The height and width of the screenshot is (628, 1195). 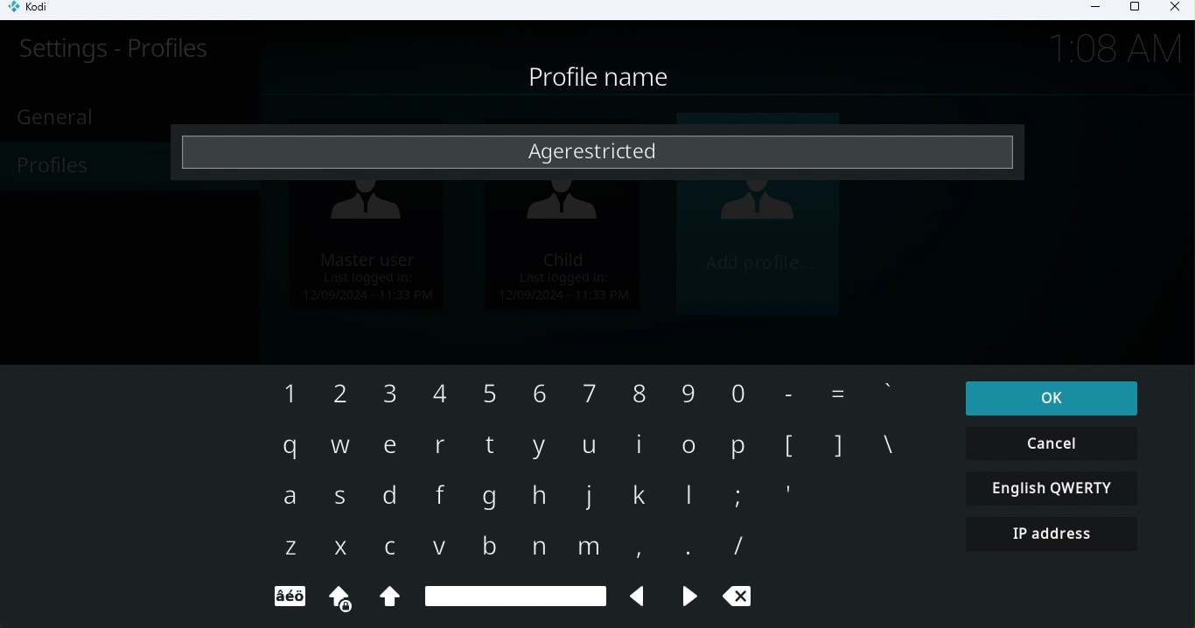 What do you see at coordinates (1054, 540) in the screenshot?
I see `IP address` at bounding box center [1054, 540].